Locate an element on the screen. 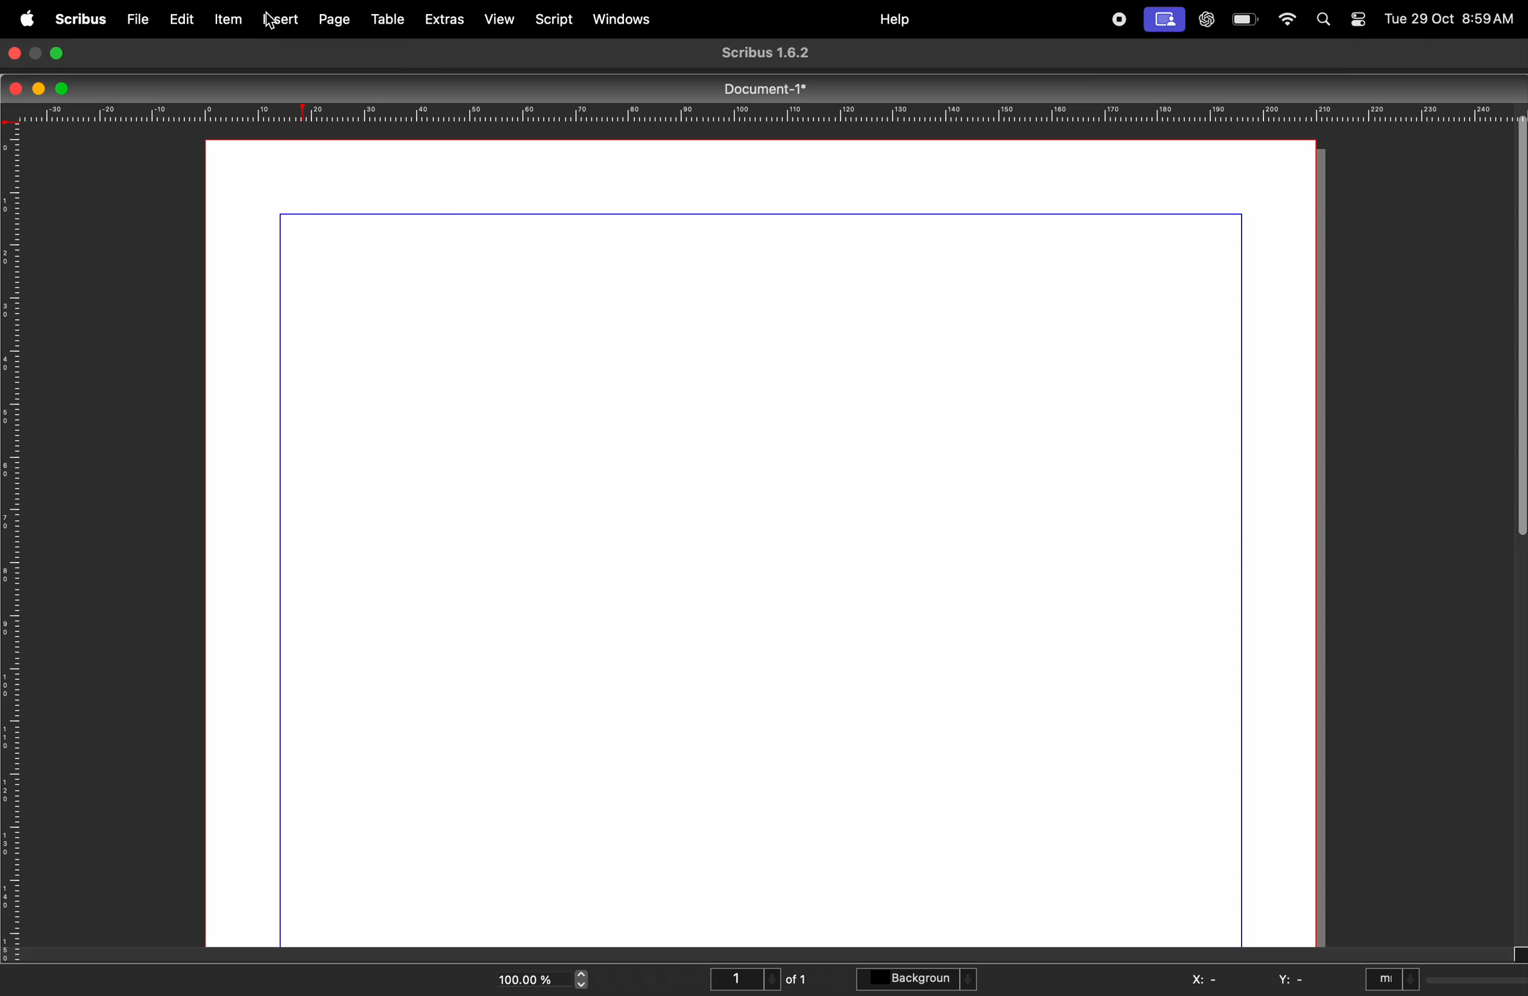 The image size is (1528, 996). windows is located at coordinates (624, 18).